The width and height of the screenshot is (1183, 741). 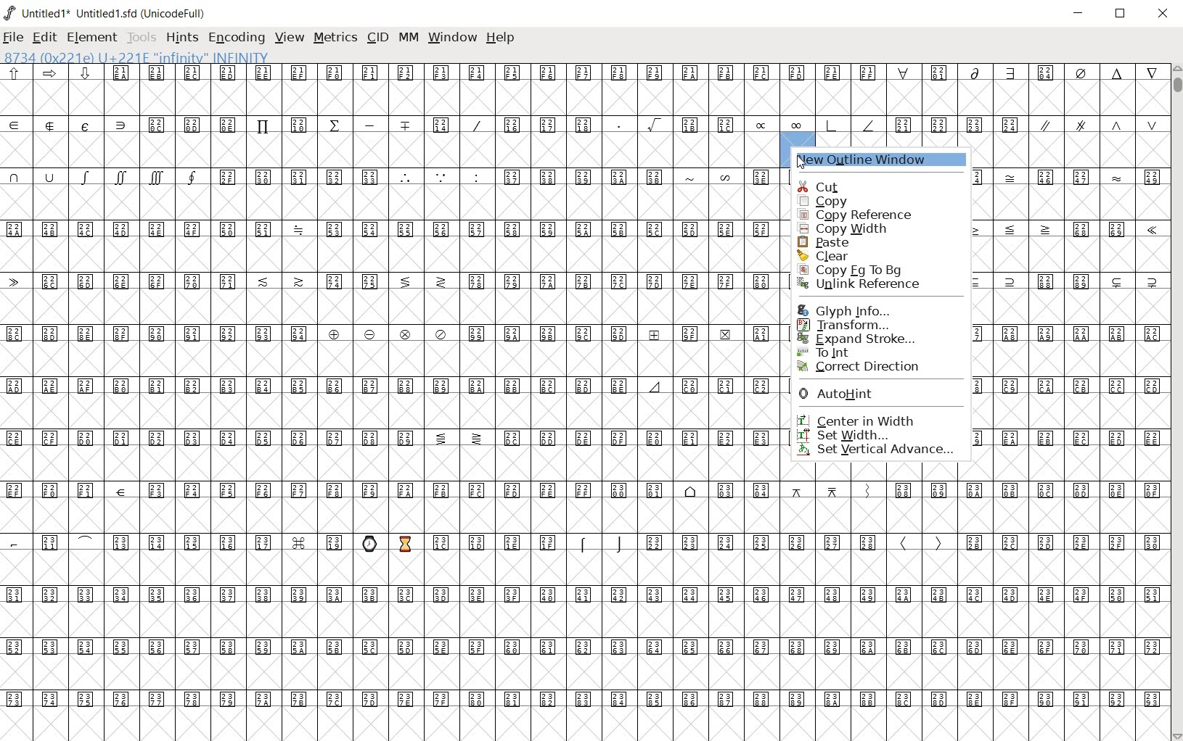 What do you see at coordinates (584, 515) in the screenshot?
I see `empty glyph slots` at bounding box center [584, 515].